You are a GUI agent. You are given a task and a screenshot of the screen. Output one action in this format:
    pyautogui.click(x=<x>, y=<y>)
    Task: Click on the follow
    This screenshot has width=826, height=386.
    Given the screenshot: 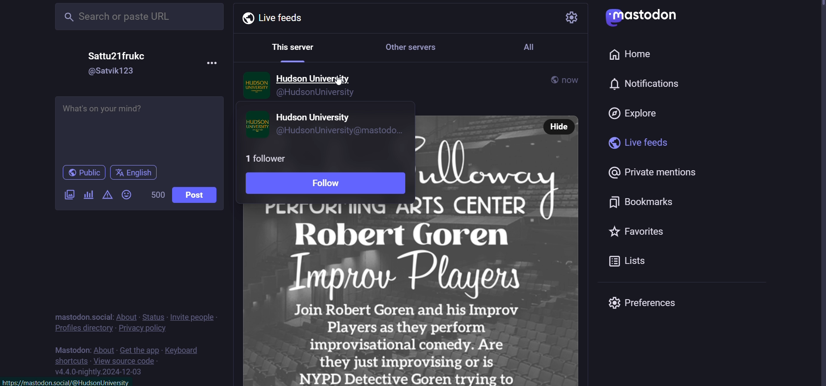 What is the action you would take?
    pyautogui.click(x=328, y=185)
    